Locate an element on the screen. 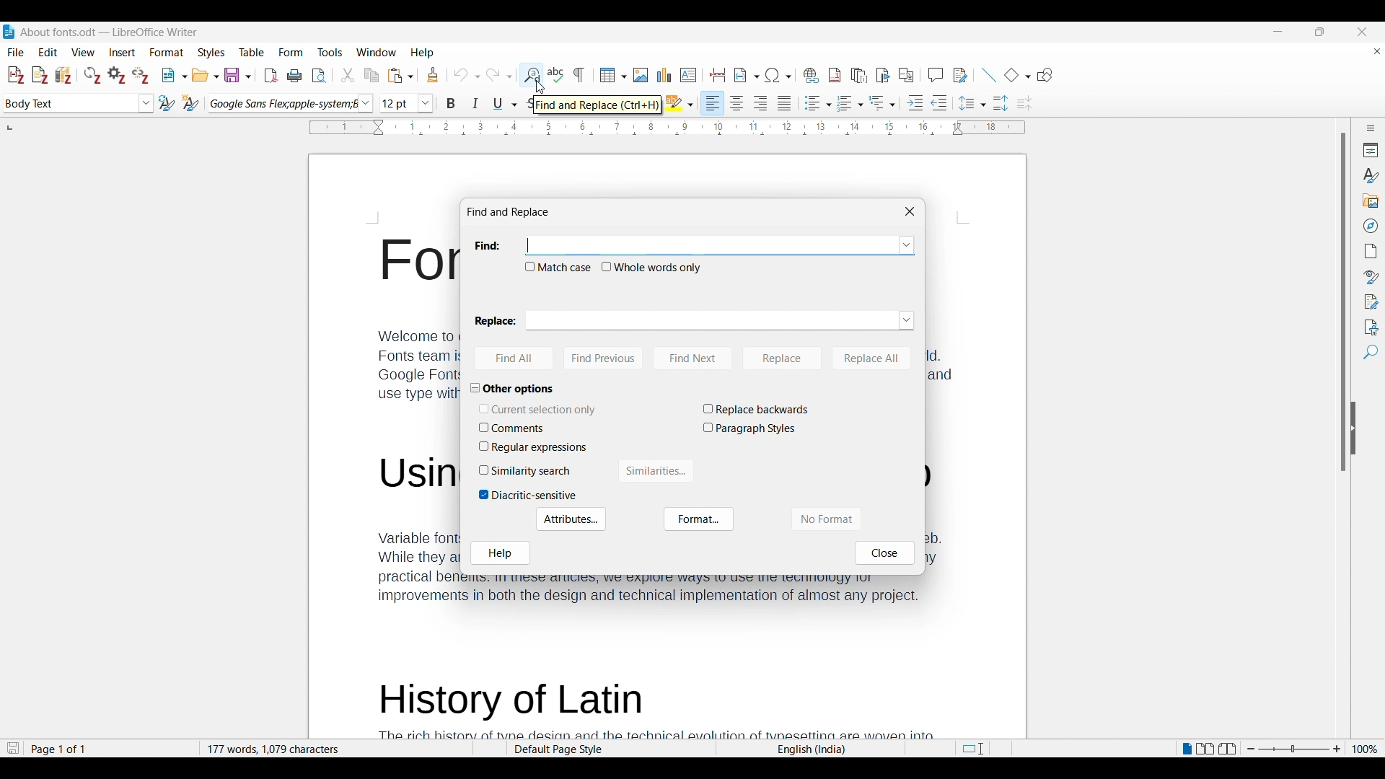  Find previous is located at coordinates (604, 358).